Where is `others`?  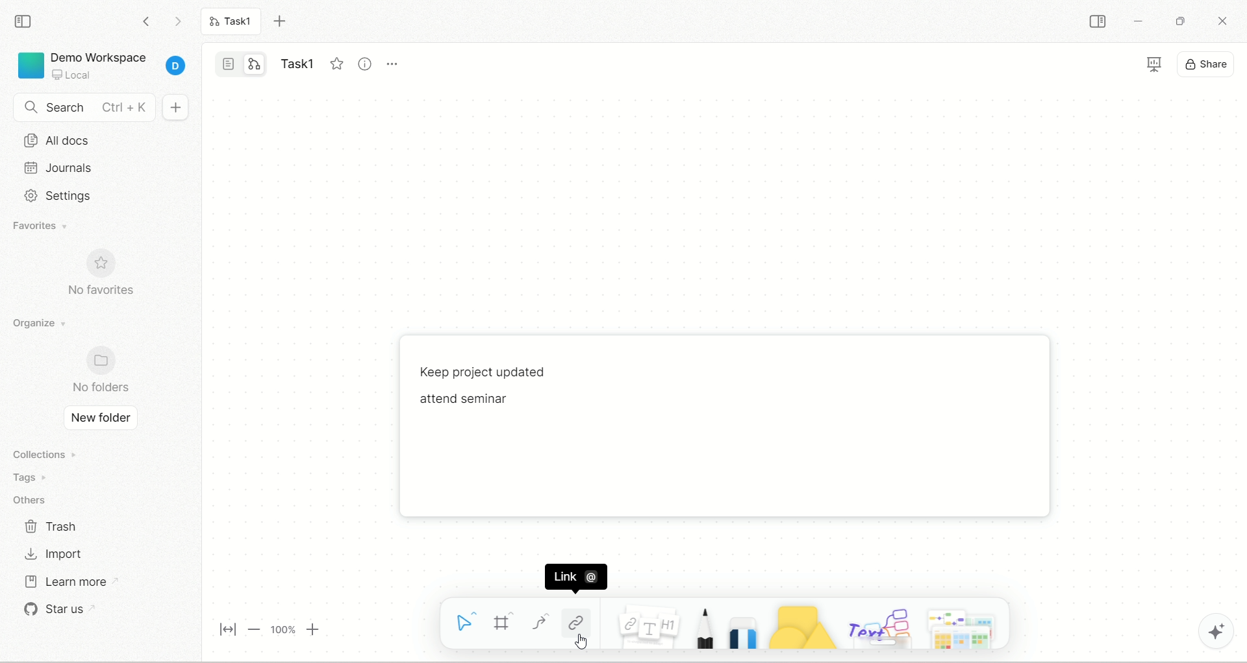
others is located at coordinates (878, 626).